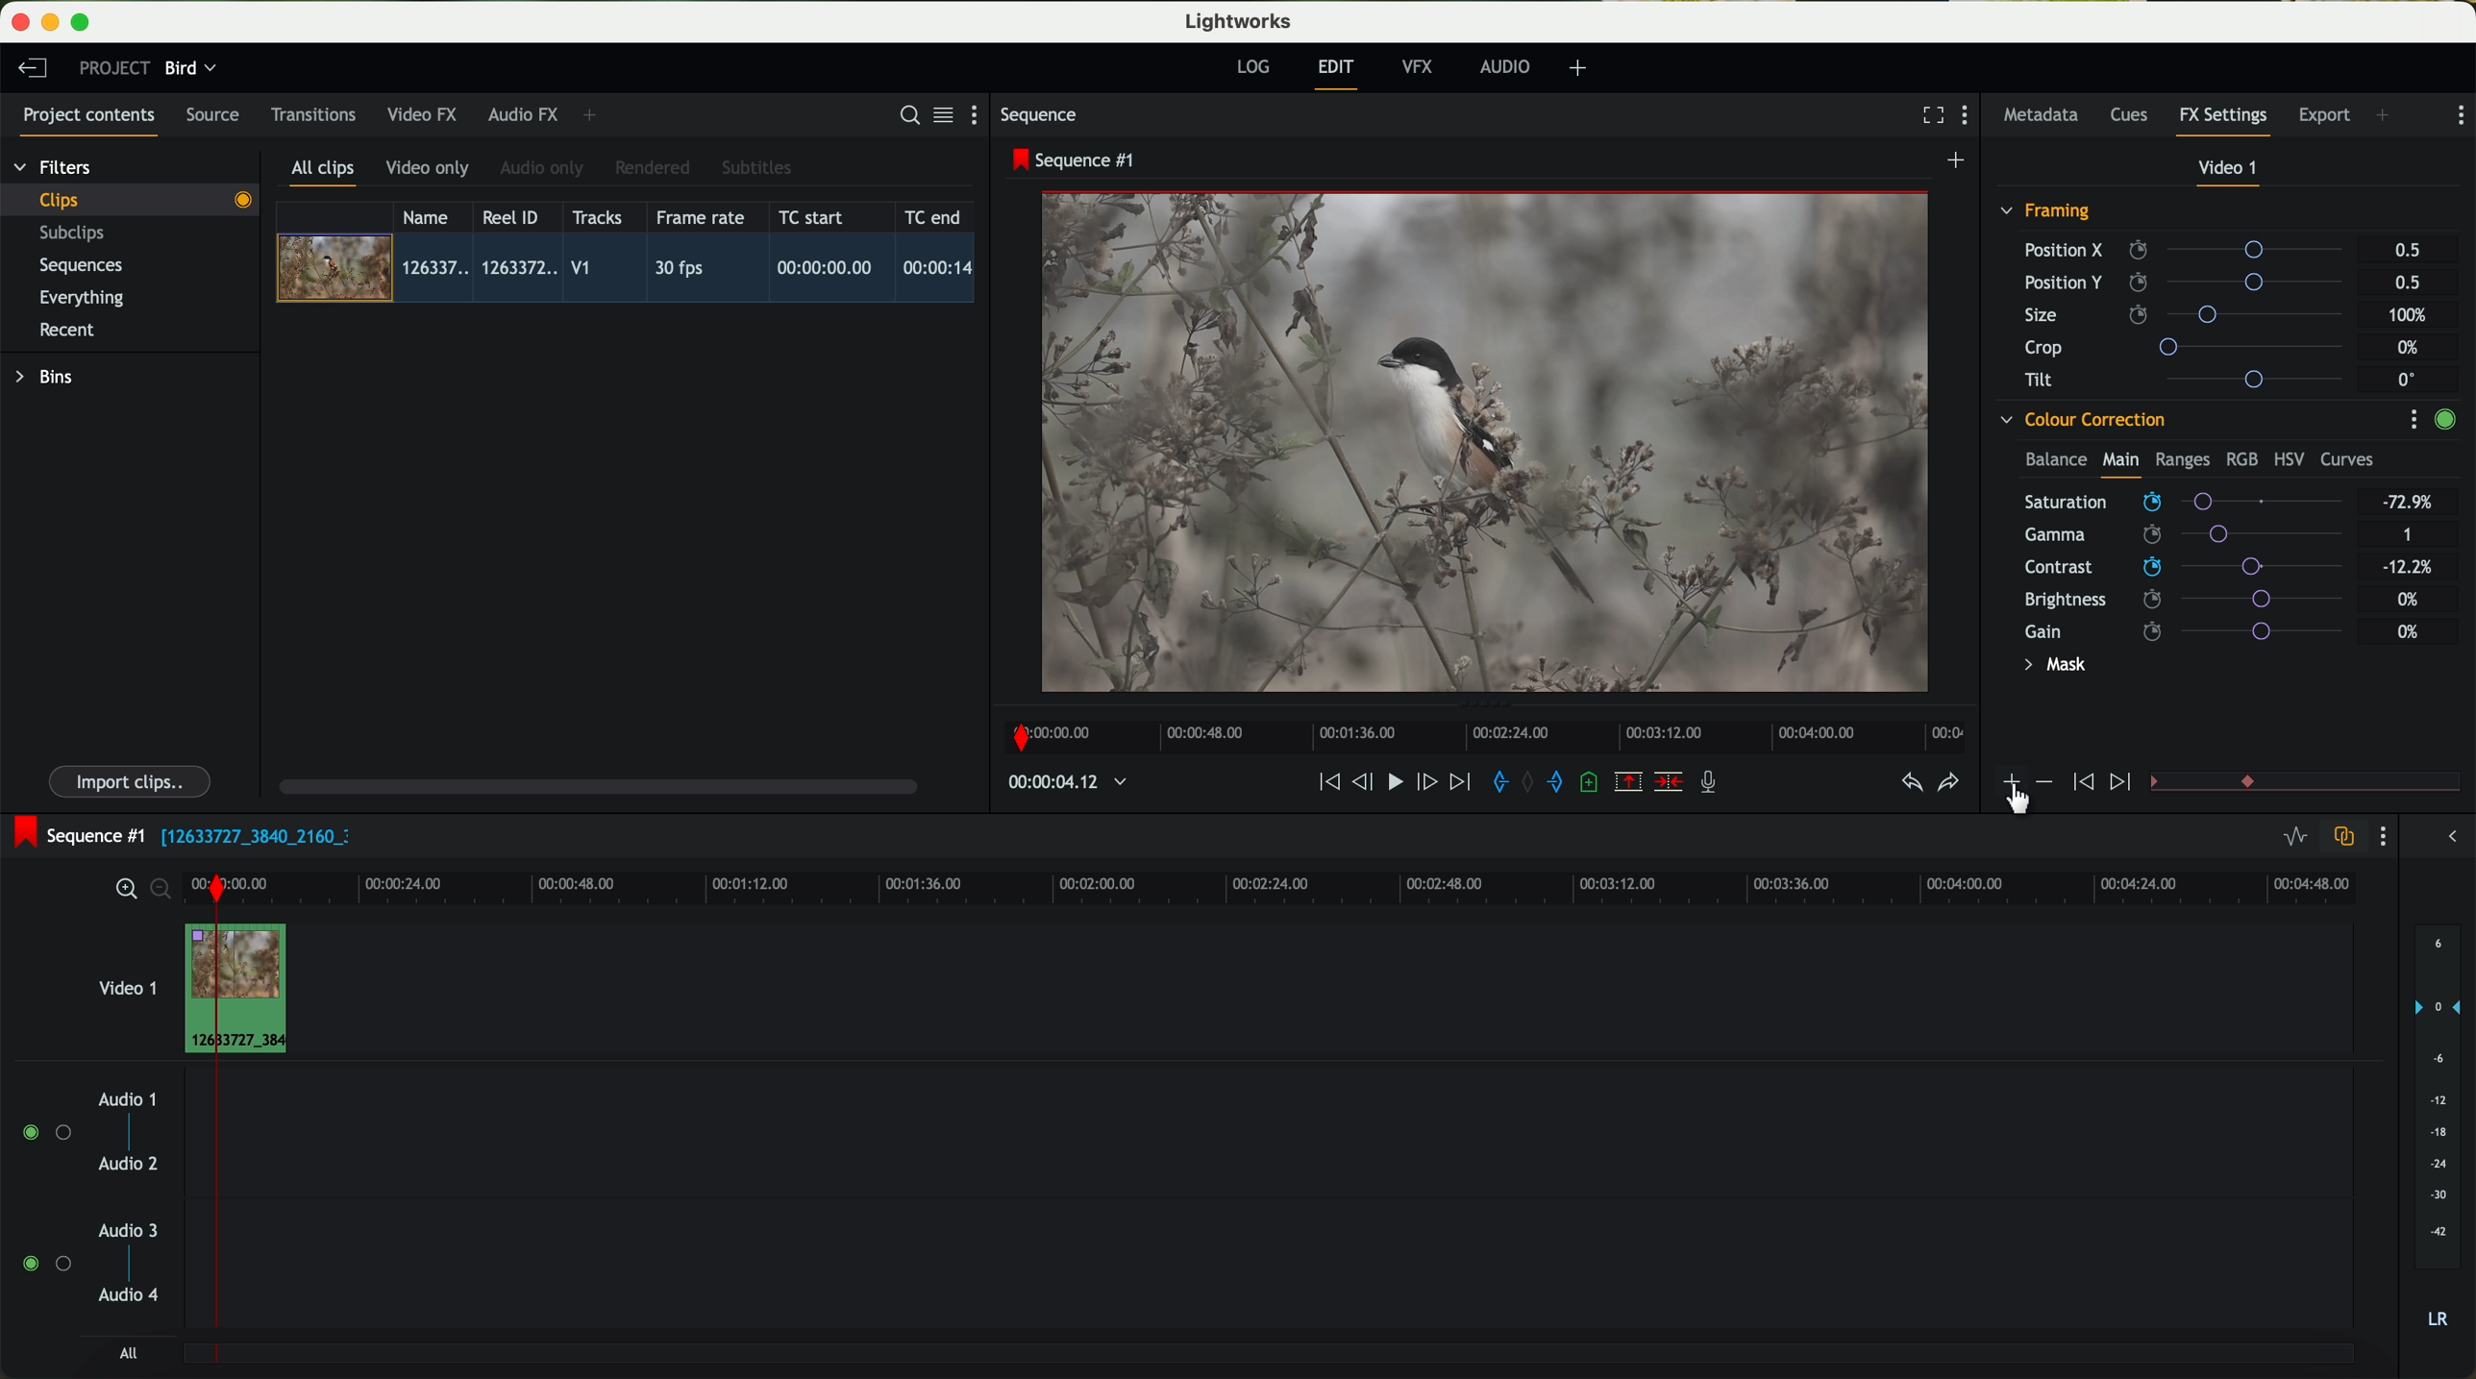 The width and height of the screenshot is (2476, 1379). Describe the element at coordinates (2174, 535) in the screenshot. I see `click on saturation` at that location.